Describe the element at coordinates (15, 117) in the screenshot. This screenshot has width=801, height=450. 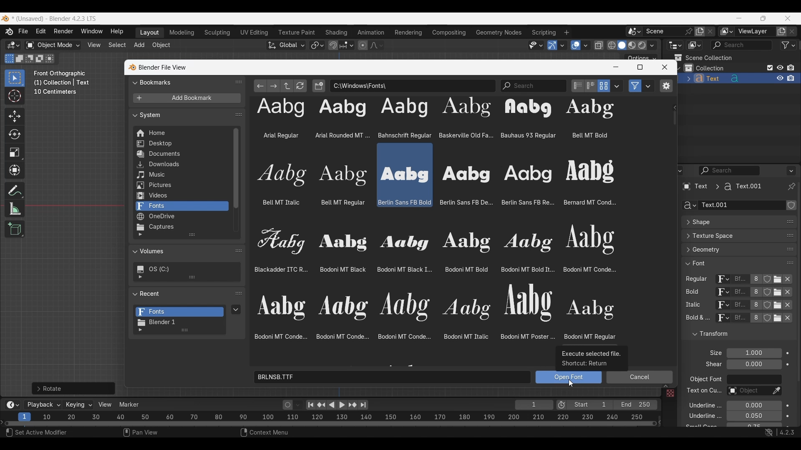
I see `Move` at that location.